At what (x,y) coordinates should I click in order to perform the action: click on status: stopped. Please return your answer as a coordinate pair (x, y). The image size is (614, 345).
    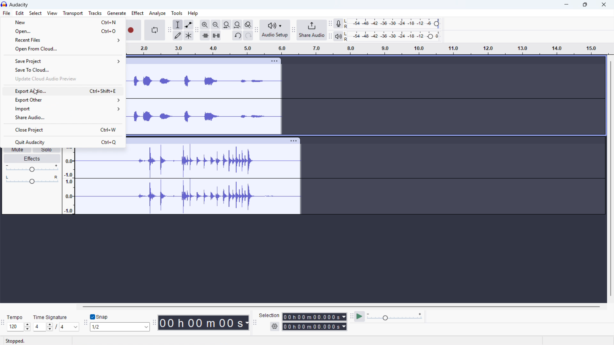
    Looking at the image, I should click on (15, 341).